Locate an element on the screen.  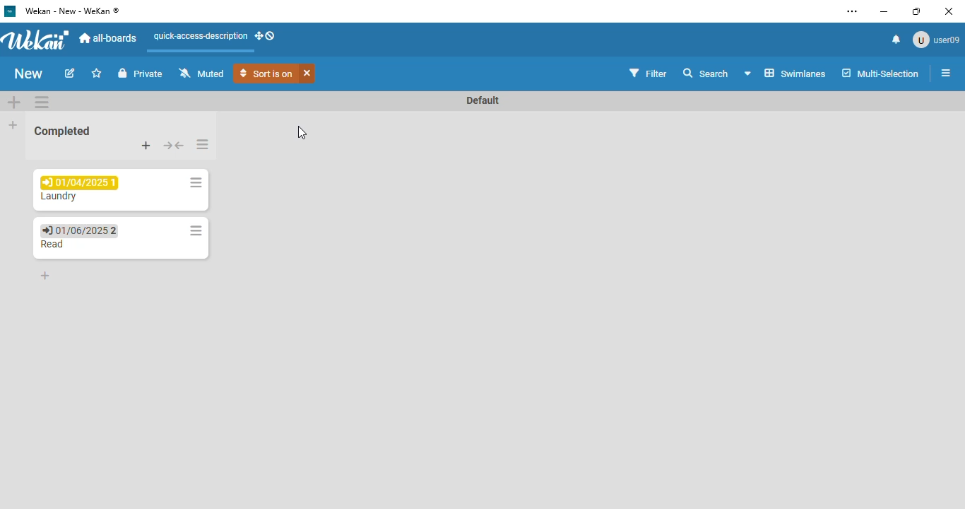
notifications is located at coordinates (896, 40).